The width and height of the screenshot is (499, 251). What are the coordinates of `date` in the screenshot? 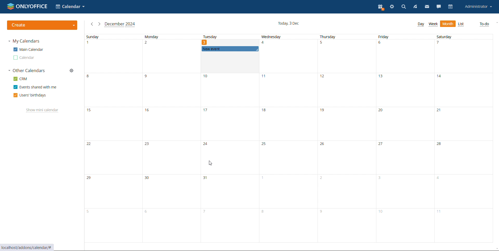 It's located at (231, 191).